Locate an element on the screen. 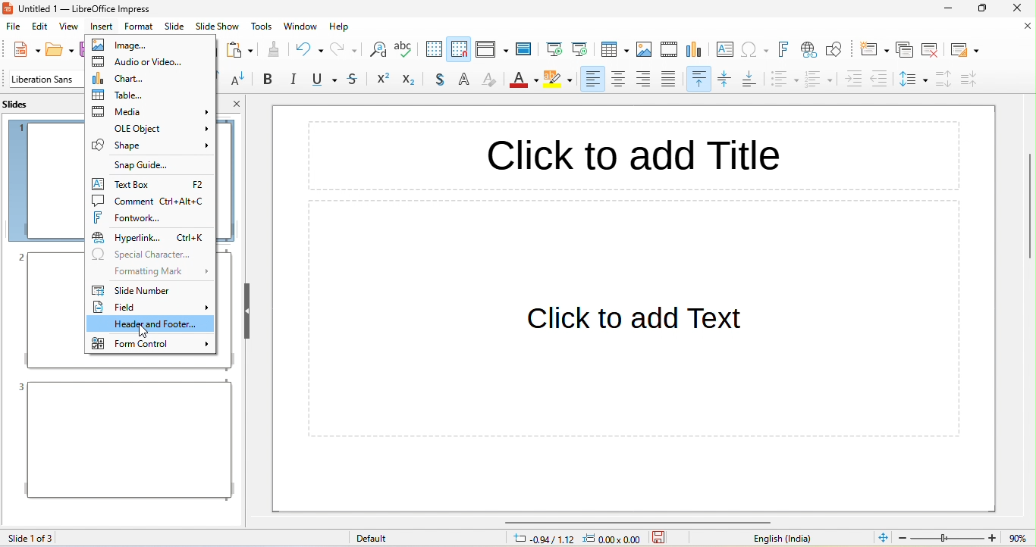 This screenshot has height=547, width=1036. show draw function is located at coordinates (837, 50).